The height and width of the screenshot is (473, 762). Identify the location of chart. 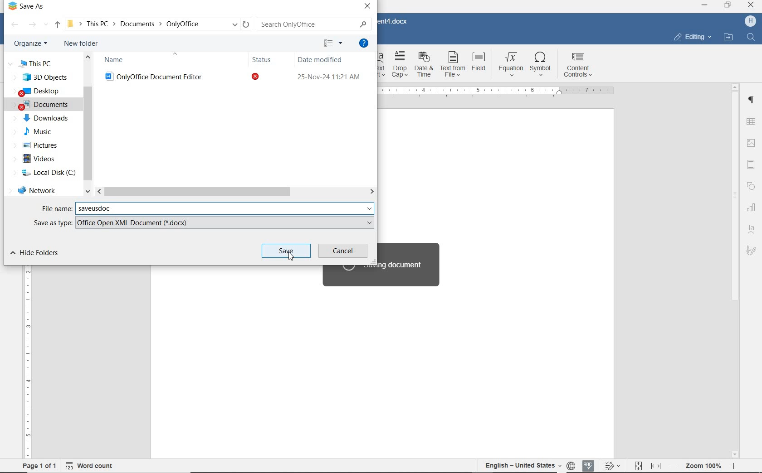
(752, 208).